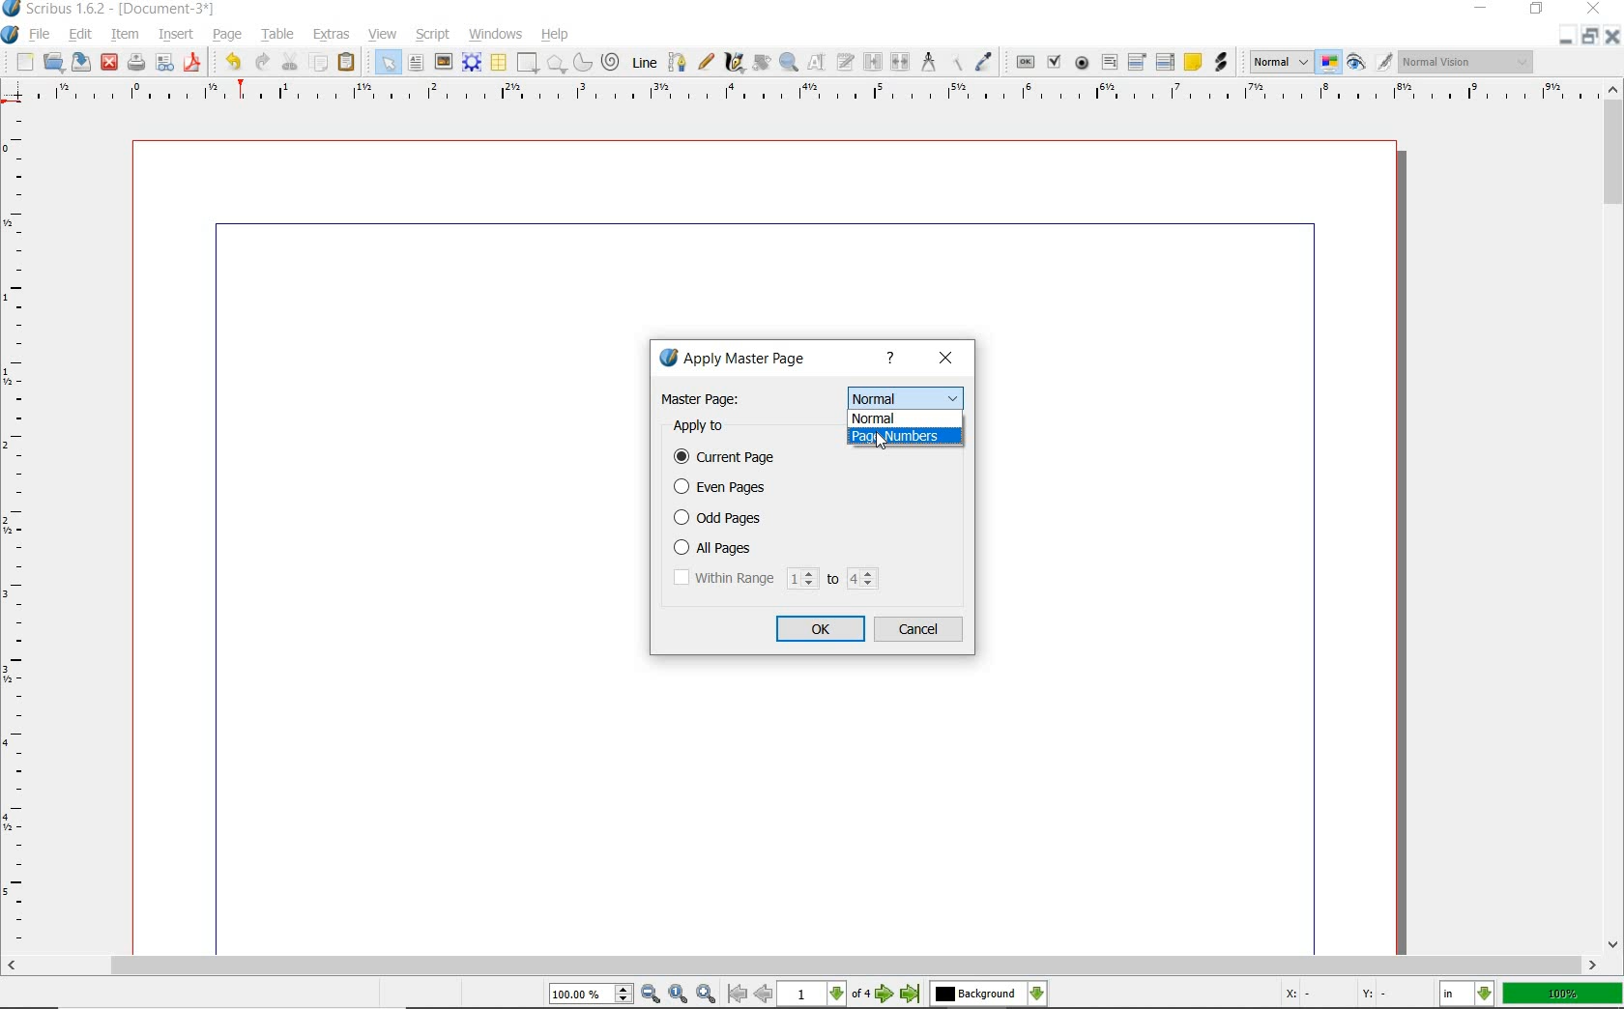  Describe the element at coordinates (1111, 60) in the screenshot. I see `pdf text field` at that location.